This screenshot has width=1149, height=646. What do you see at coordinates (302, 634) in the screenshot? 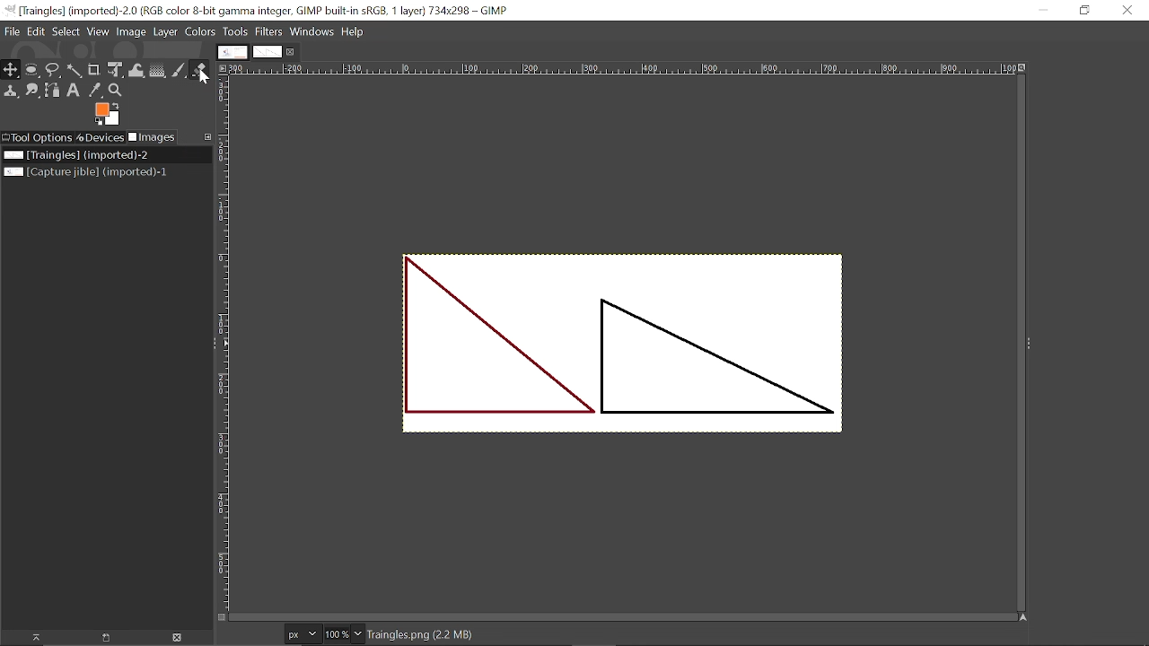
I see `Current image units` at bounding box center [302, 634].